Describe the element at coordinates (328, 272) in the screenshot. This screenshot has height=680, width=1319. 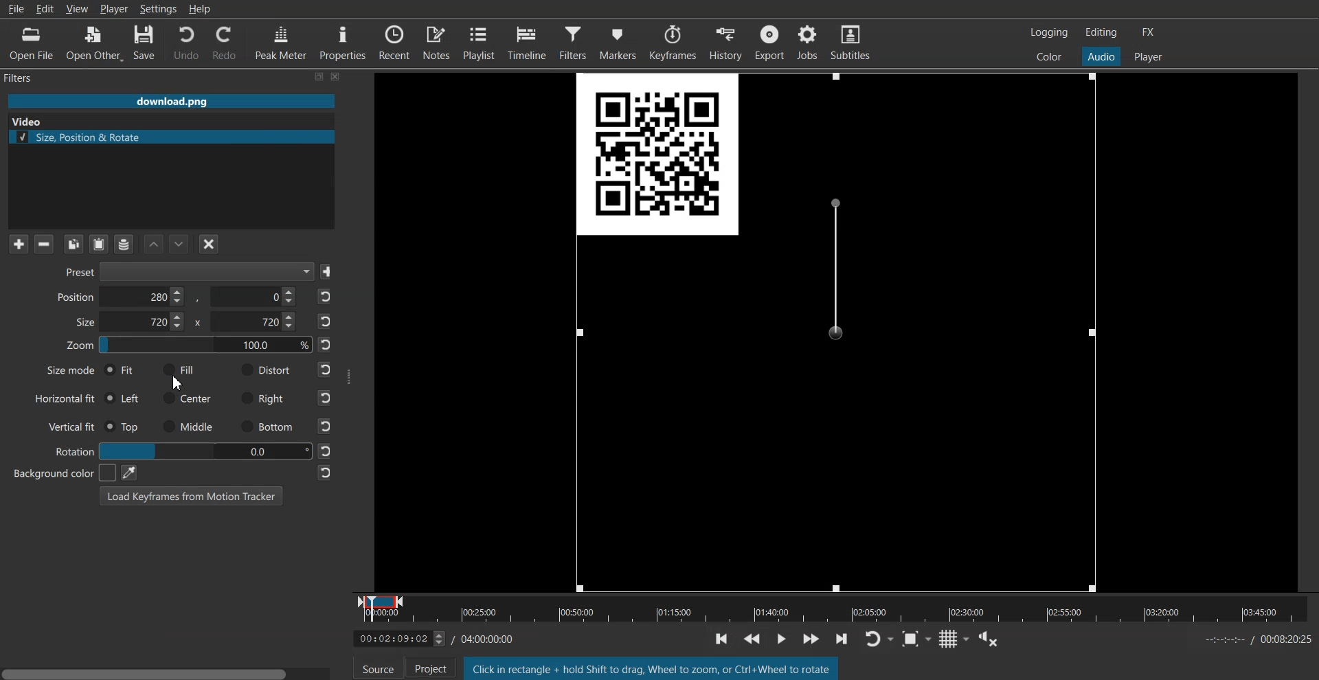
I see `Save` at that location.